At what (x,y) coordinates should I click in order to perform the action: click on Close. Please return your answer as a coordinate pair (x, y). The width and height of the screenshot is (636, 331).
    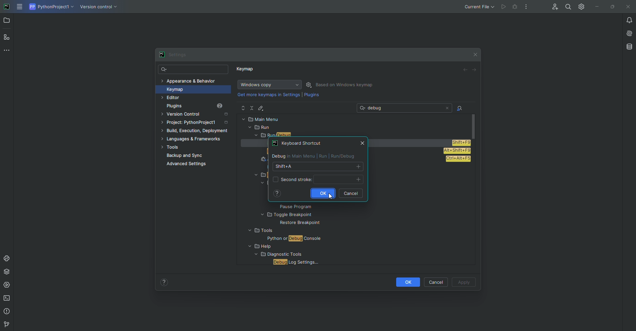
    Looking at the image, I should click on (627, 7).